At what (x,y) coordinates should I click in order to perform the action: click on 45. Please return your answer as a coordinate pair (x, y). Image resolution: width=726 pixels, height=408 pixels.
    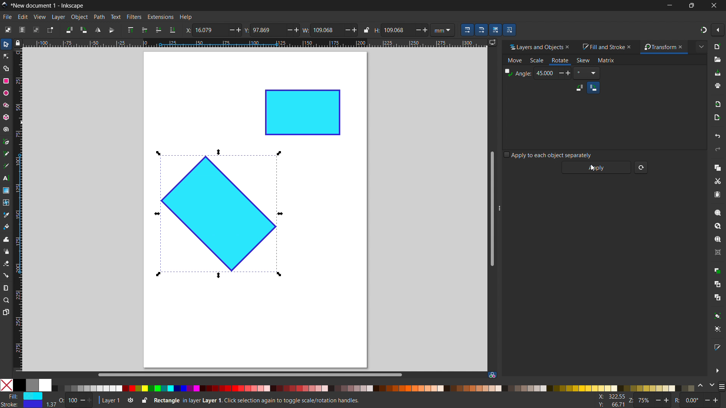
    Looking at the image, I should click on (552, 73).